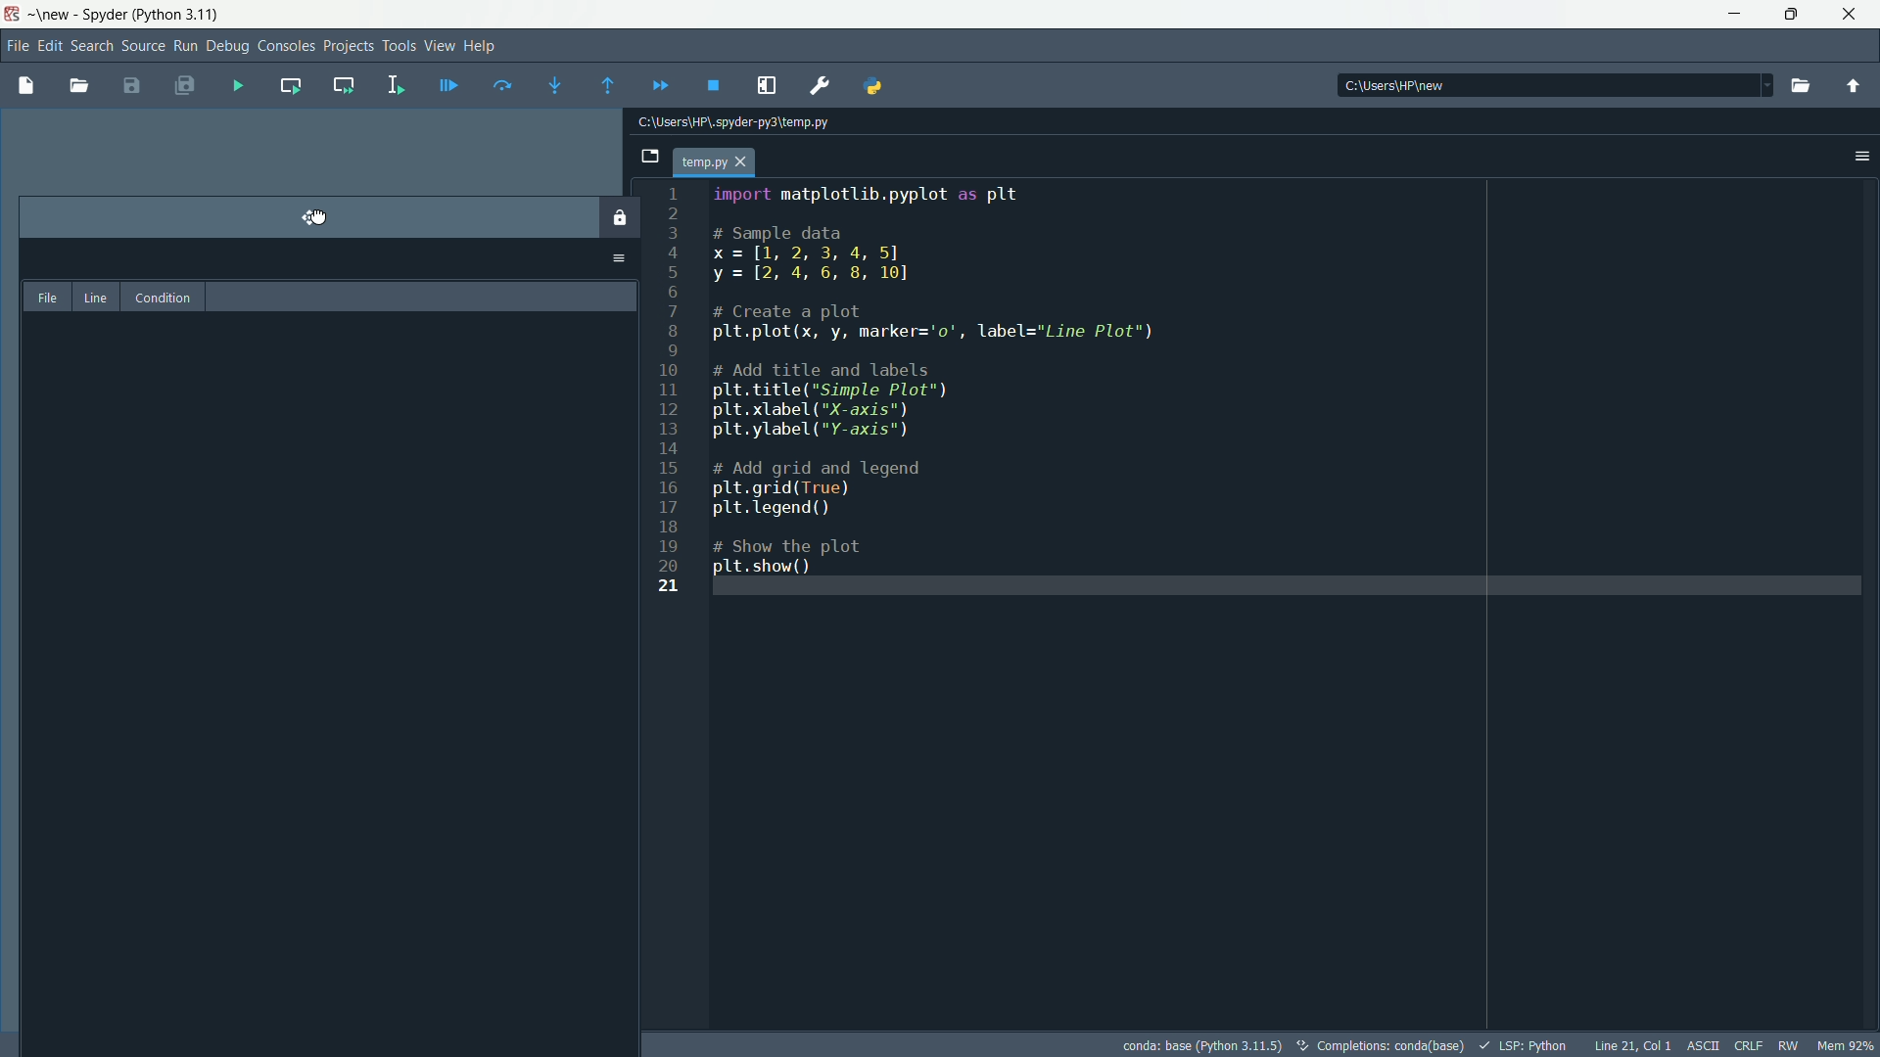 The image size is (1880, 1057). What do you see at coordinates (1860, 159) in the screenshot?
I see `sidebar menu` at bounding box center [1860, 159].